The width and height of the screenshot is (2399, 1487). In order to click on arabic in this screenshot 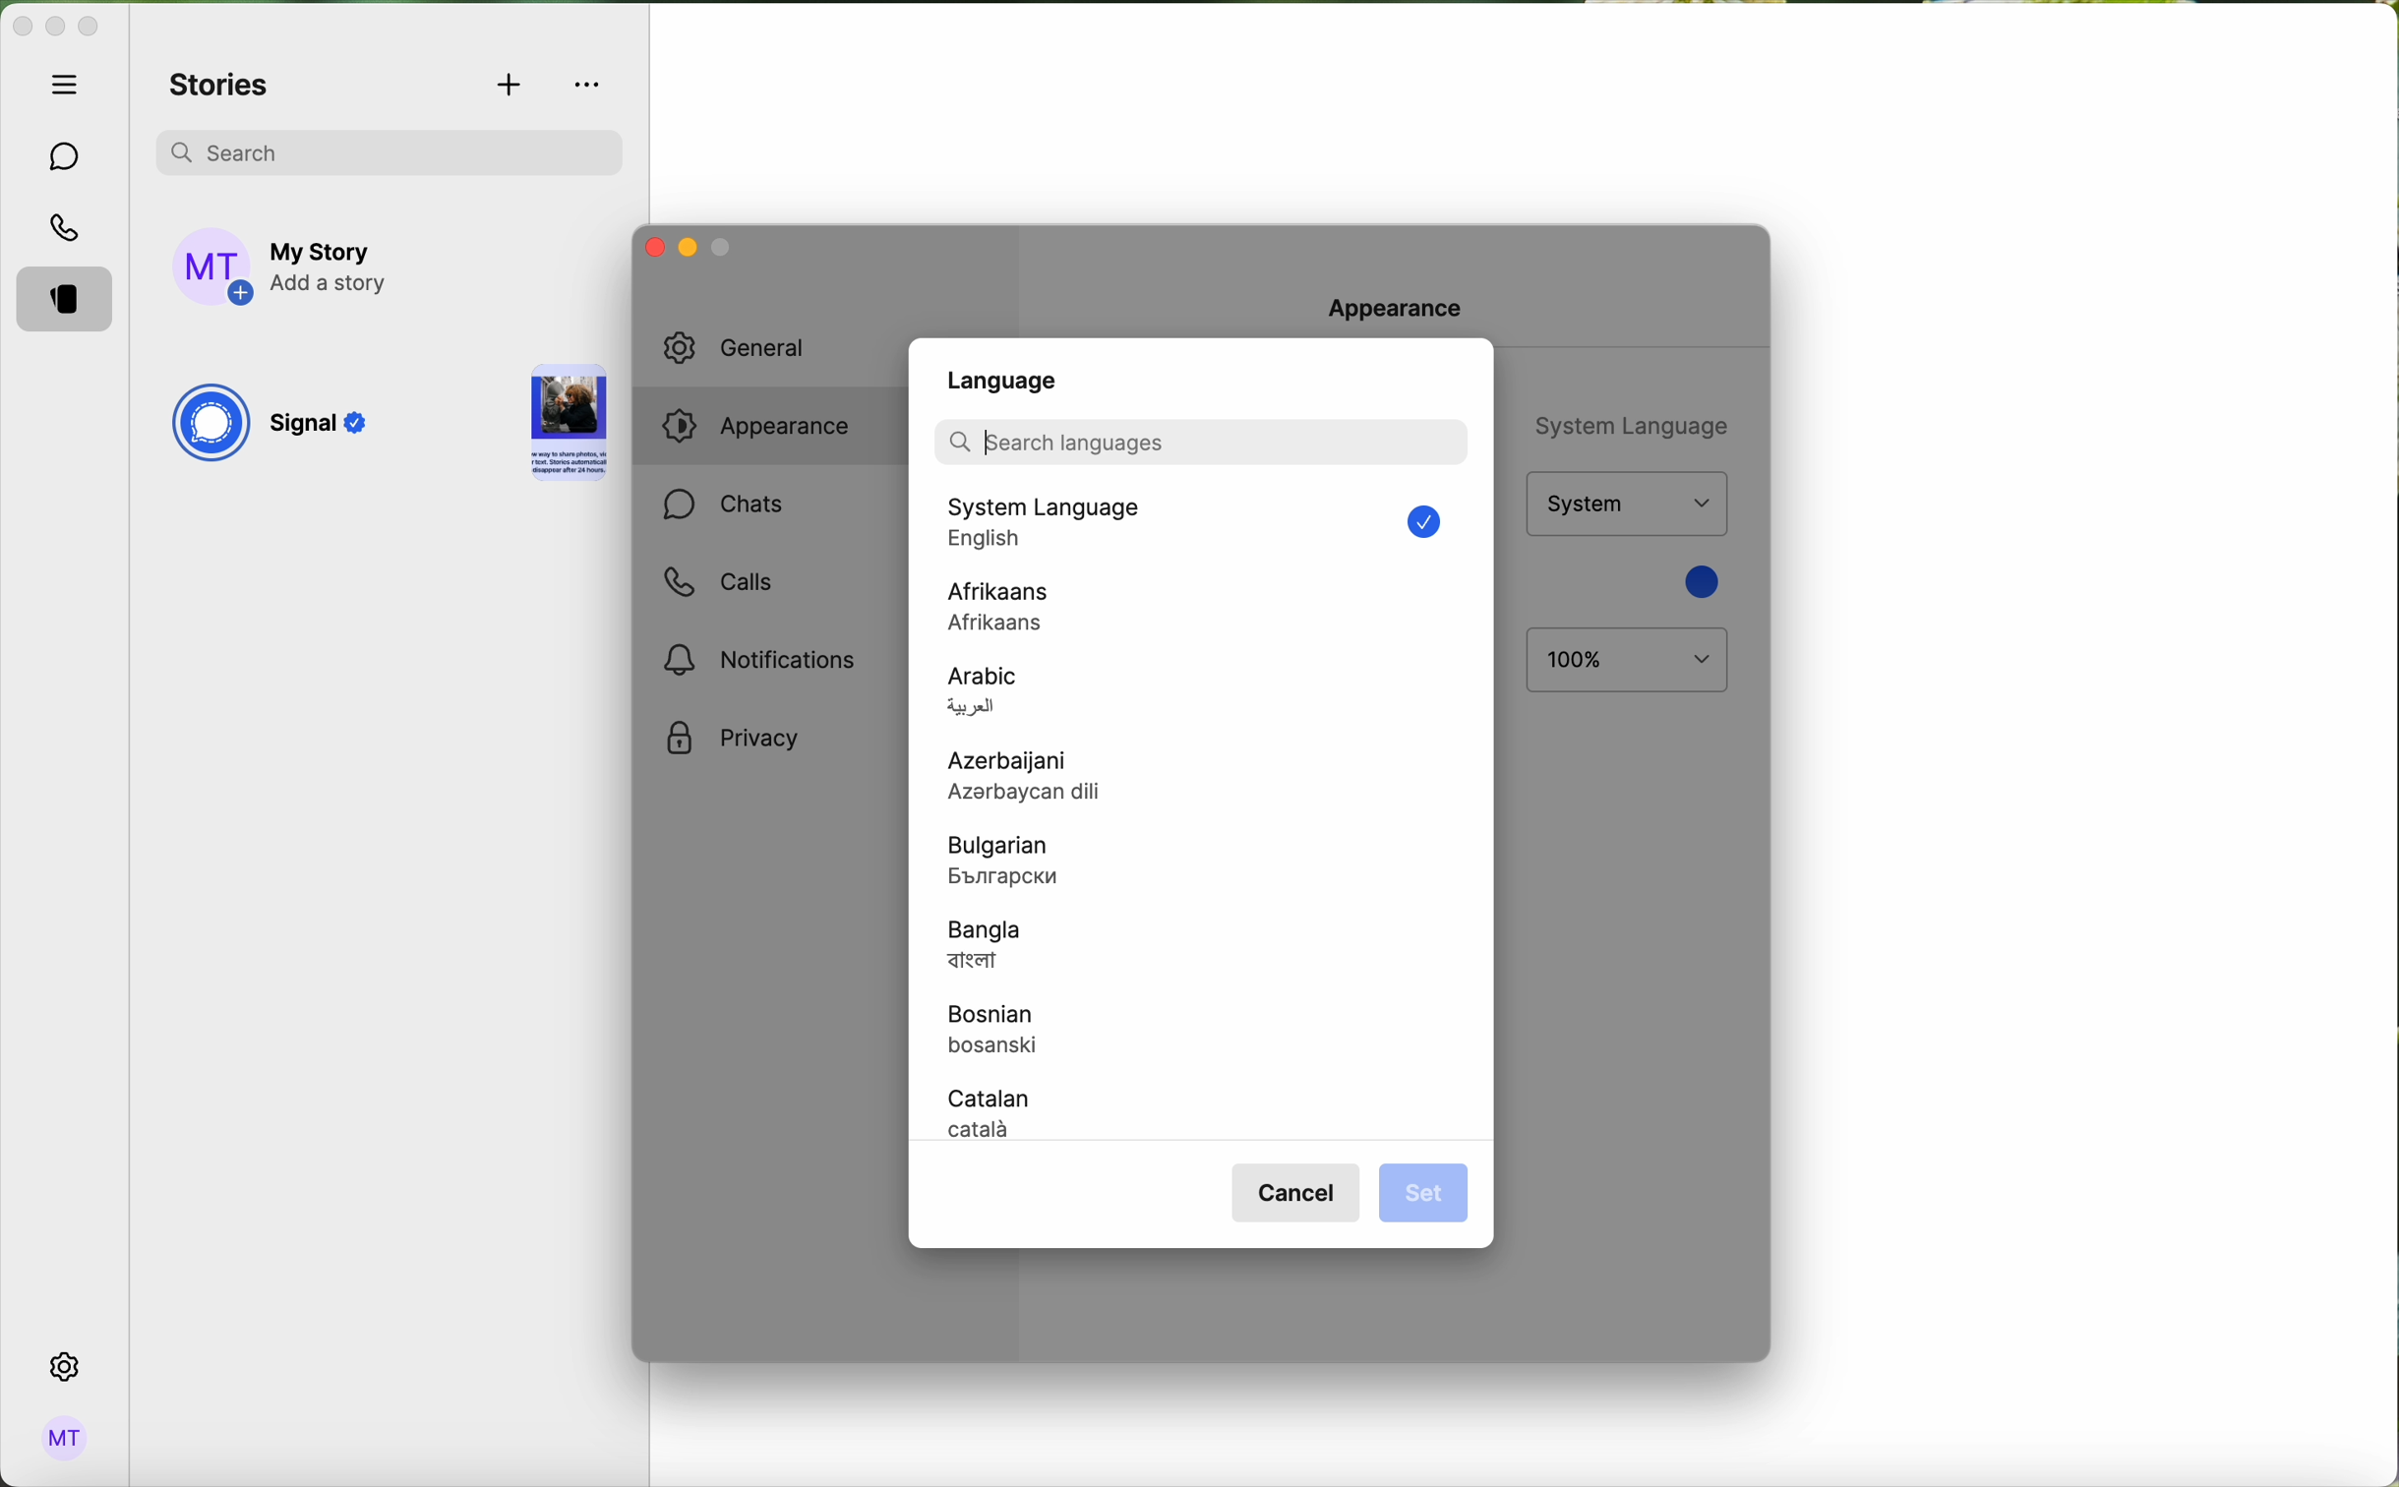, I will do `click(985, 693)`.